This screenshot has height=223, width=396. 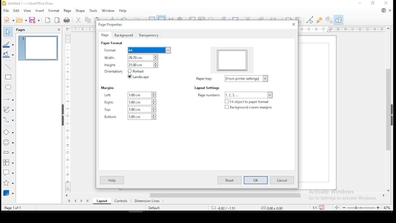 What do you see at coordinates (337, 207) in the screenshot?
I see `fit document to window` at bounding box center [337, 207].